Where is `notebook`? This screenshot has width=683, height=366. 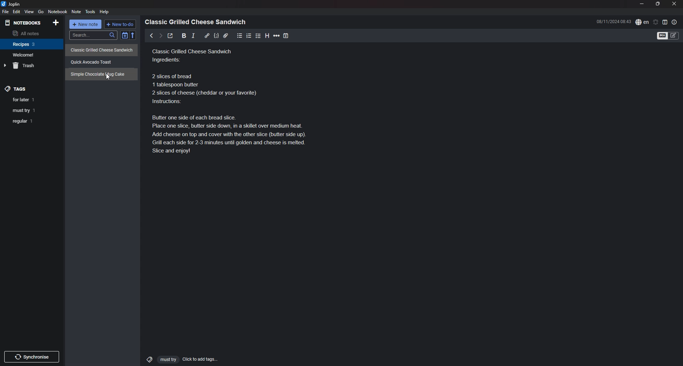 notebook is located at coordinates (58, 11).